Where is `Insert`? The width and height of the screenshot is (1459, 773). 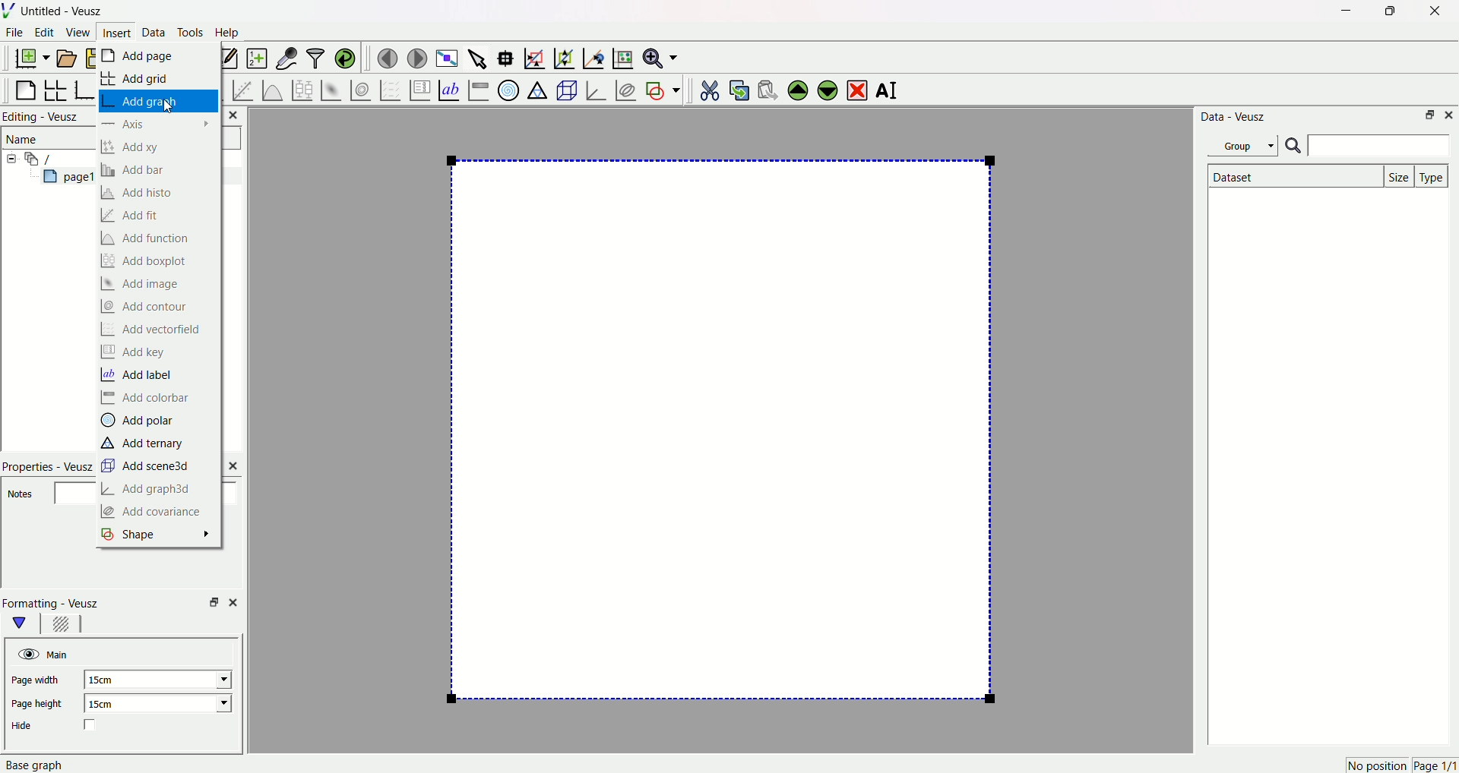 Insert is located at coordinates (116, 33).